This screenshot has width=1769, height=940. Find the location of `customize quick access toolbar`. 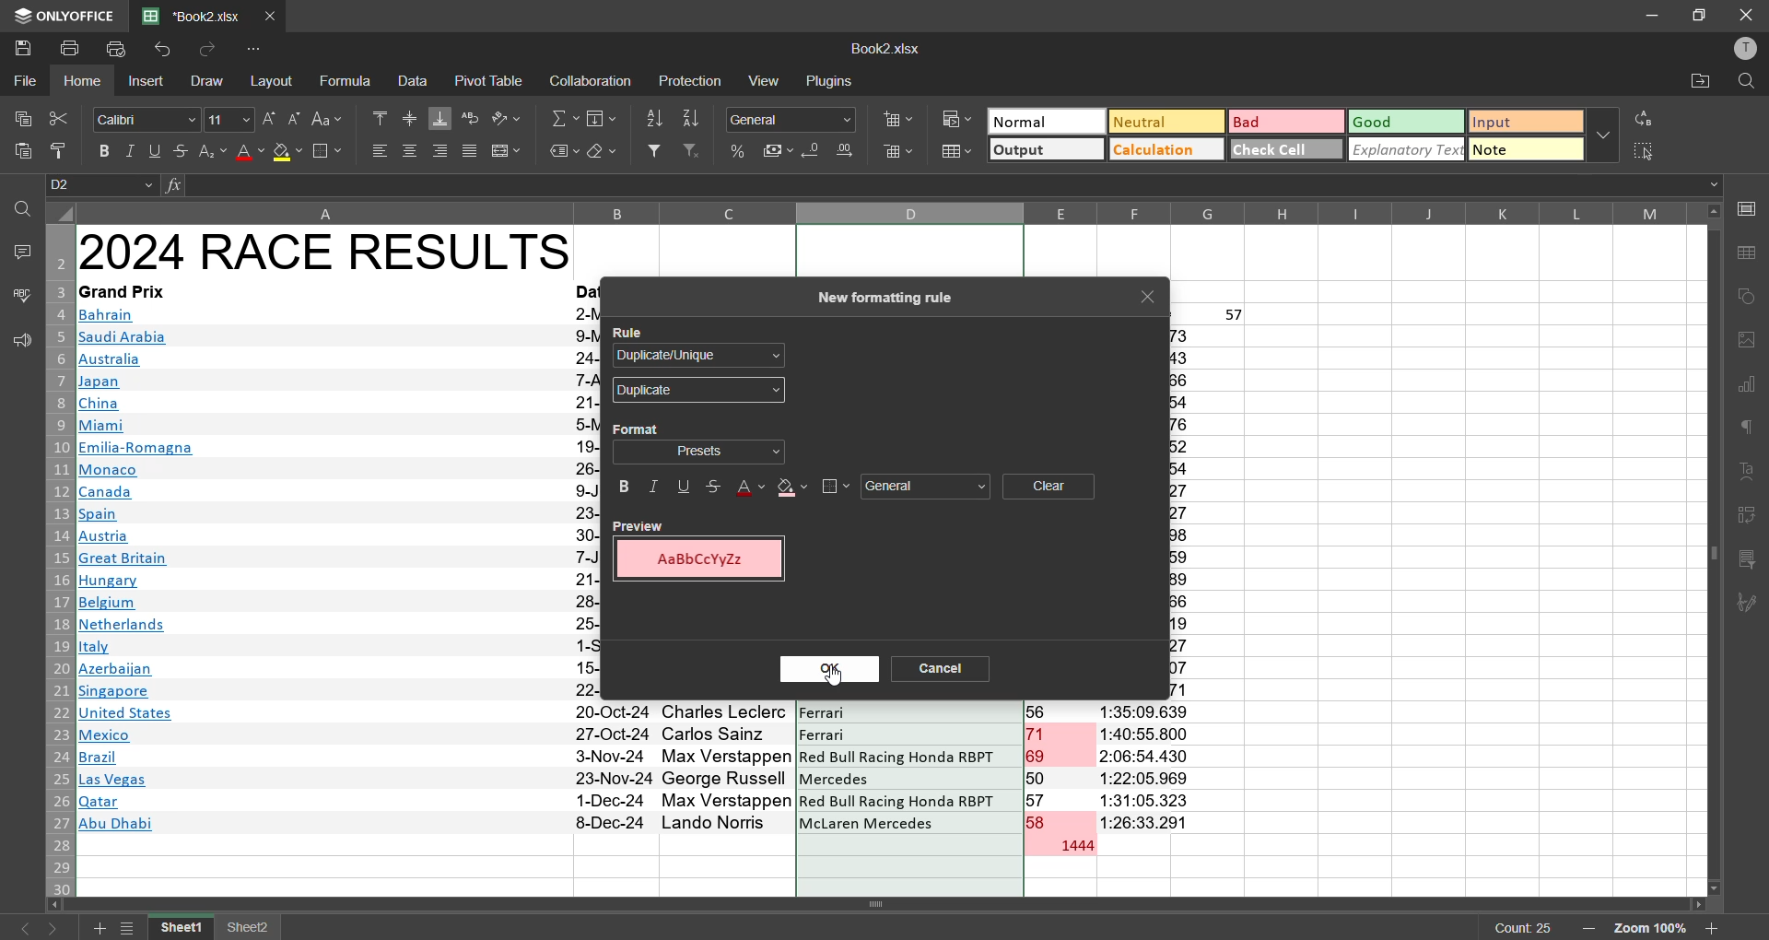

customize quick access toolbar is located at coordinates (258, 49).